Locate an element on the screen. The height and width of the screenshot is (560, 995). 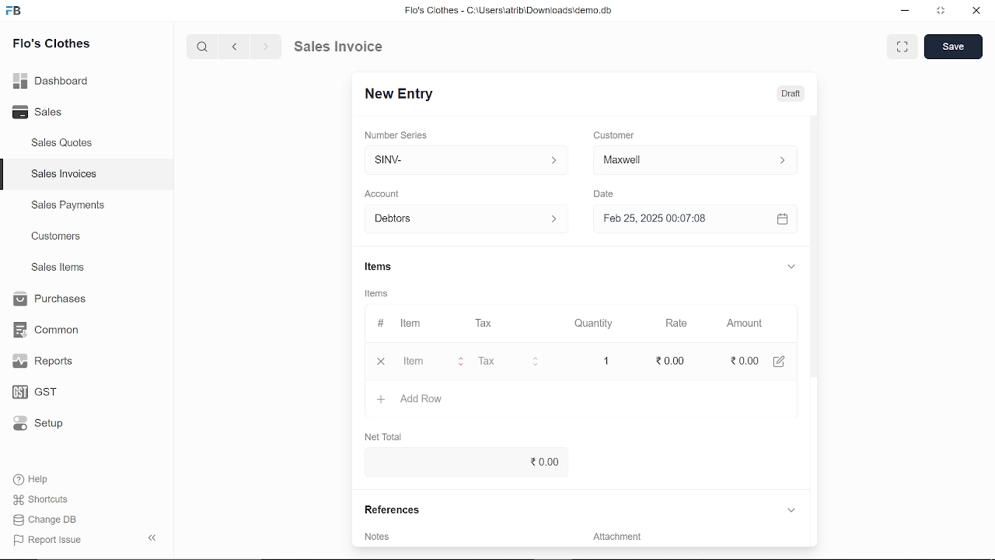
0.00 is located at coordinates (742, 360).